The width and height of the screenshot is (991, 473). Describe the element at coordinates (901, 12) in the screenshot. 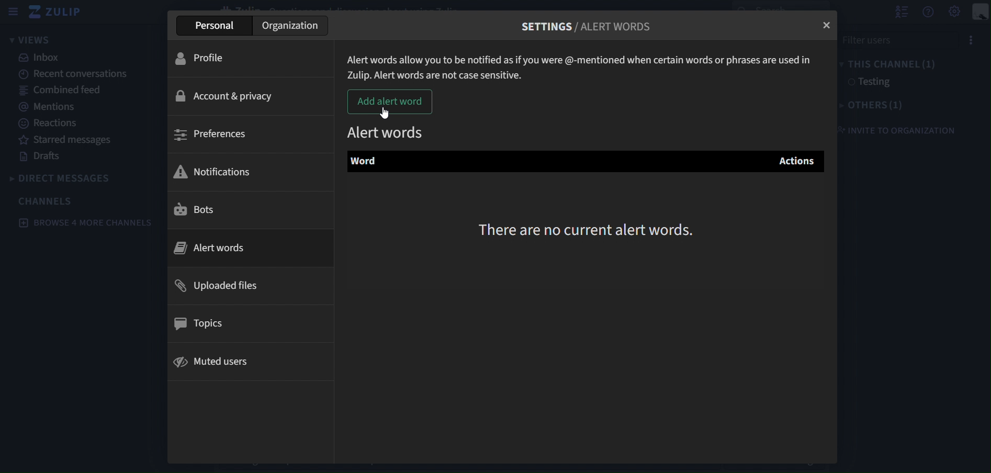

I see `hide user list` at that location.